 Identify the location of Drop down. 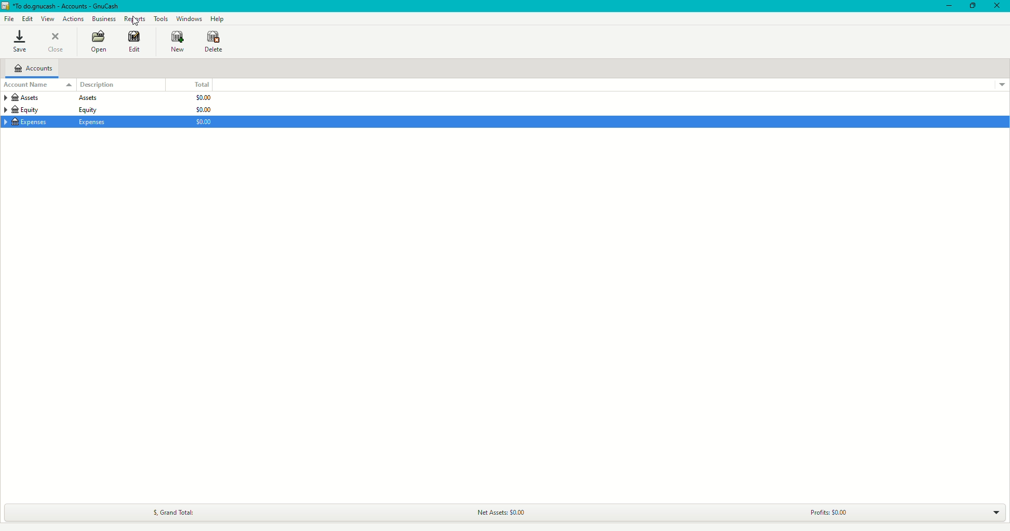
(1003, 84).